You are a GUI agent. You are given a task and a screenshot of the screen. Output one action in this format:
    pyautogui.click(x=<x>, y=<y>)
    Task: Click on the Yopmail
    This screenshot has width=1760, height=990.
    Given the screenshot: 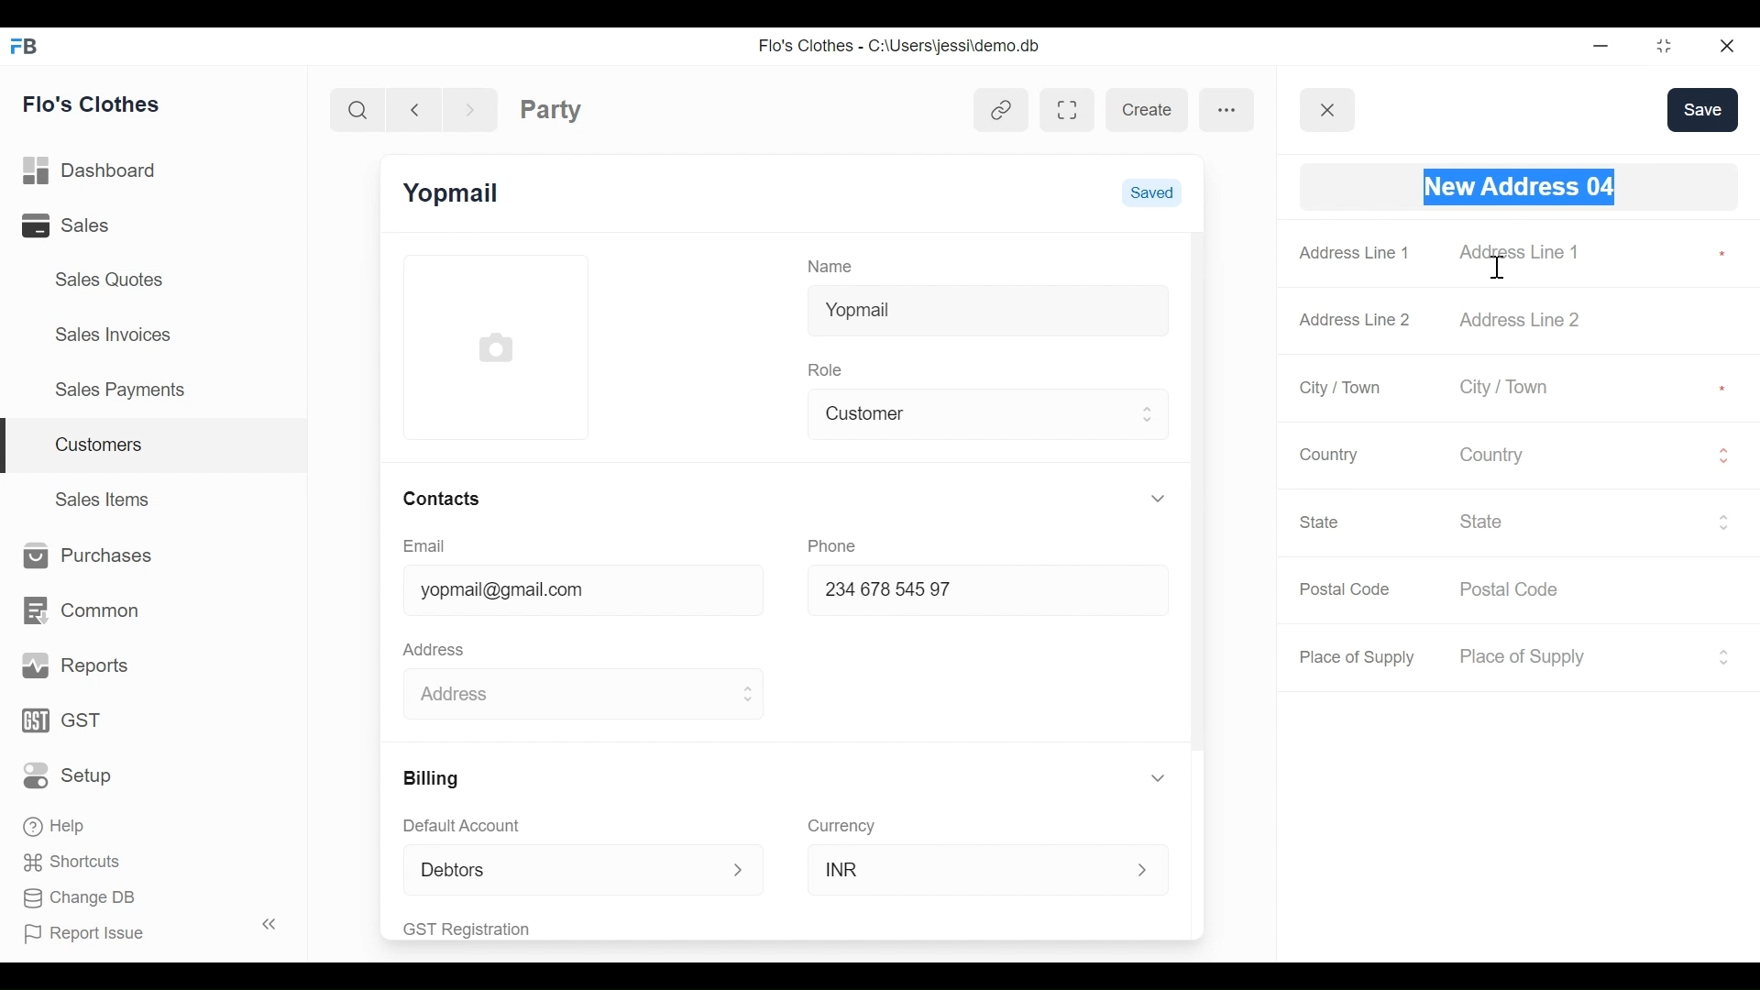 What is the action you would take?
    pyautogui.click(x=987, y=307)
    